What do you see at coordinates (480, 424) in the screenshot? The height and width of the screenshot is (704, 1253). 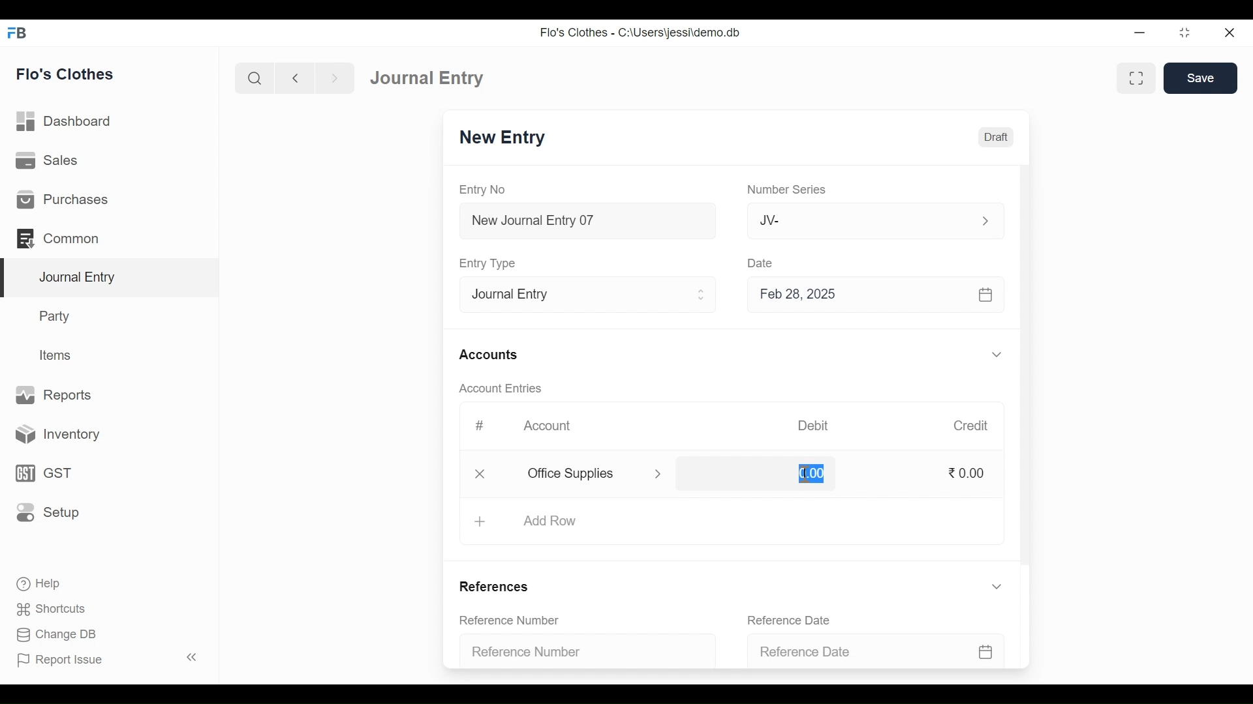 I see `#` at bounding box center [480, 424].